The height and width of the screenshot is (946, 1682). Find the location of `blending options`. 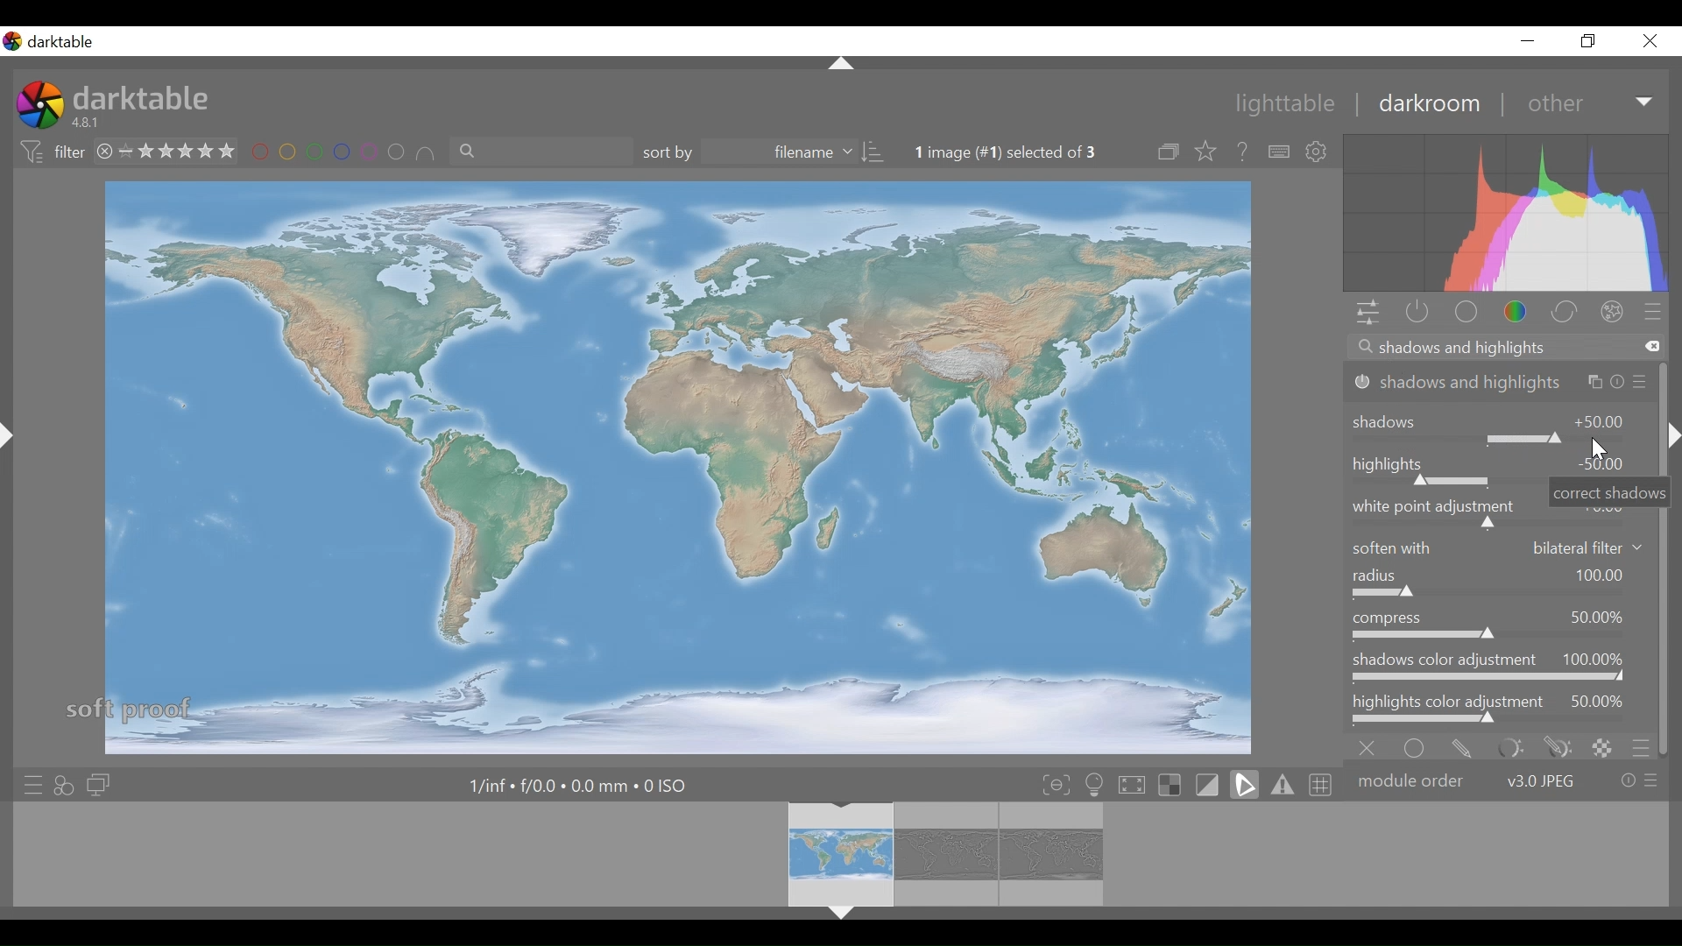

blending options is located at coordinates (1642, 746).